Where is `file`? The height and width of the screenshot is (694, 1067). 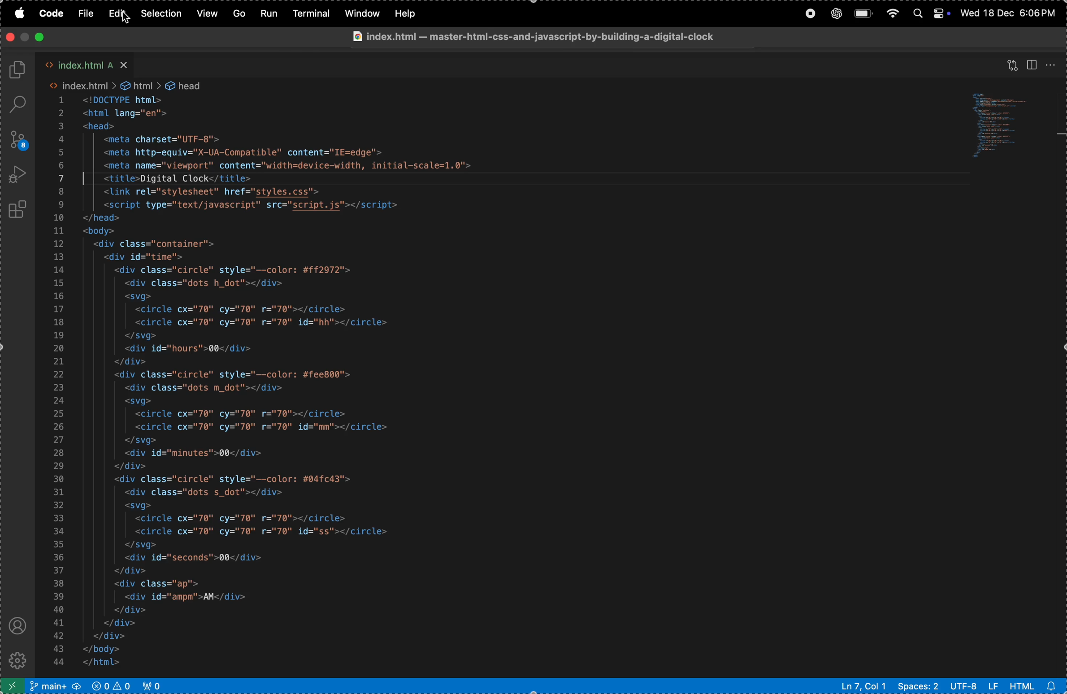 file is located at coordinates (86, 14).